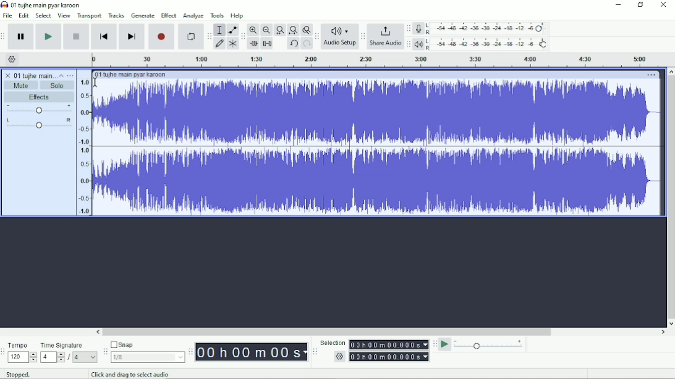 This screenshot has height=379, width=675. I want to click on 4, so click(53, 357).